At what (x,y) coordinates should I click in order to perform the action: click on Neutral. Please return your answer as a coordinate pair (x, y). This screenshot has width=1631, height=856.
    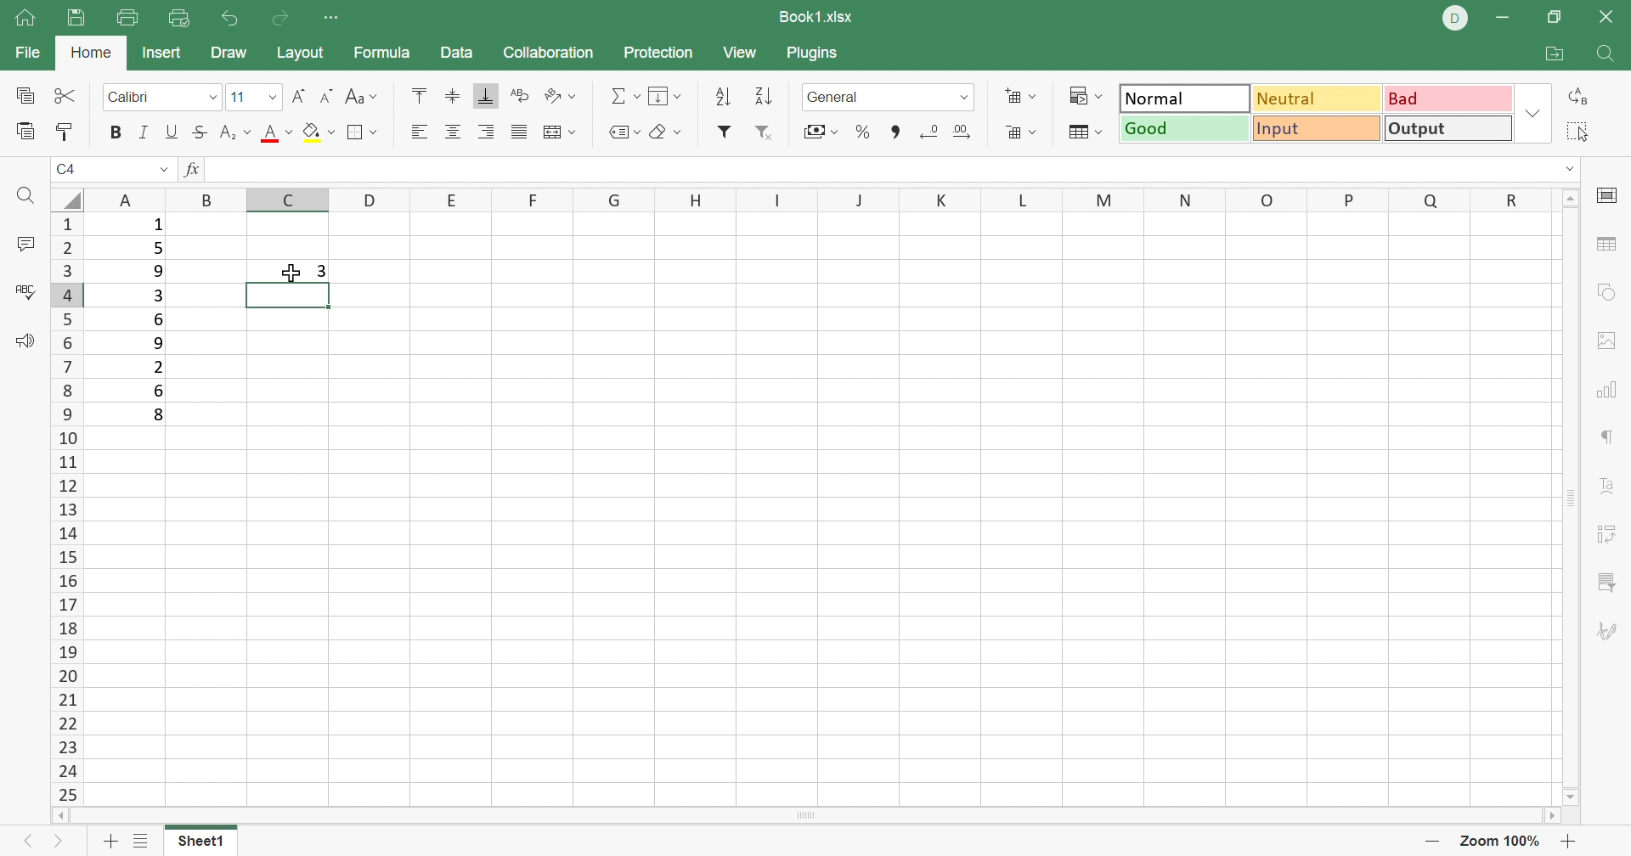
    Looking at the image, I should click on (1318, 99).